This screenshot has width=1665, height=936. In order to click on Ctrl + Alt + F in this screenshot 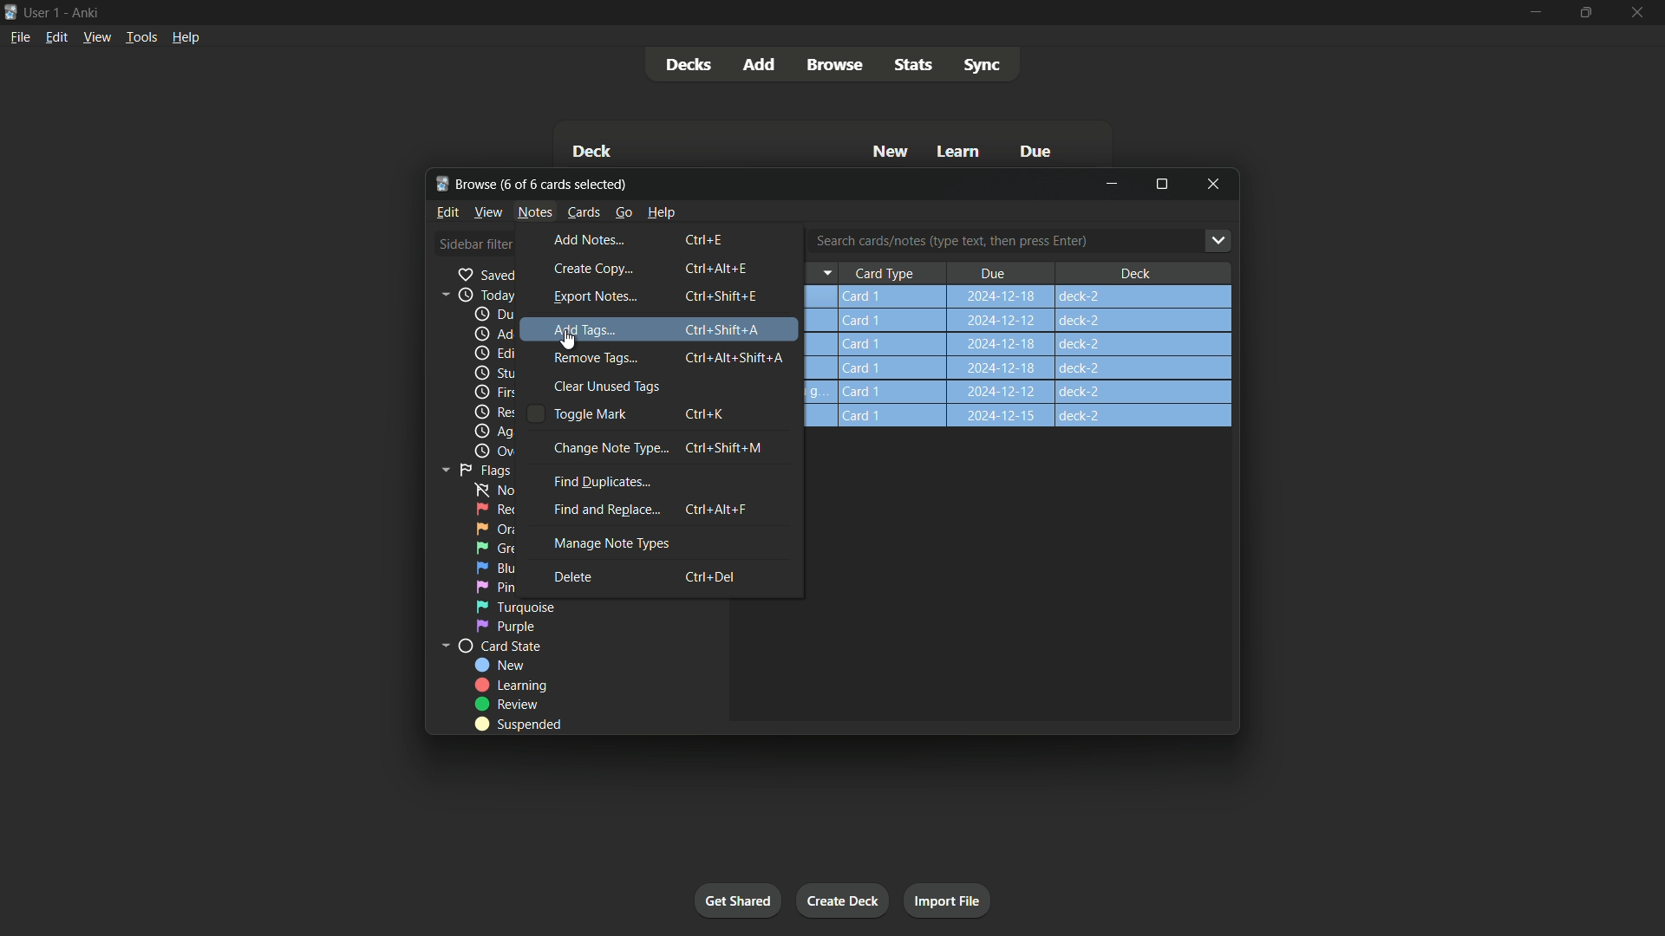, I will do `click(715, 508)`.